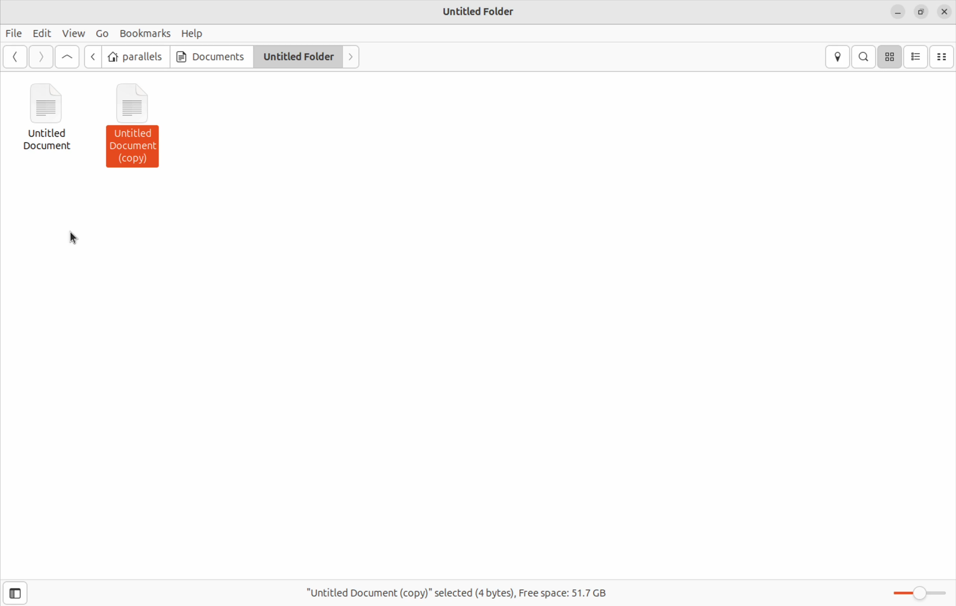 The height and width of the screenshot is (606, 956). I want to click on File, so click(13, 33).